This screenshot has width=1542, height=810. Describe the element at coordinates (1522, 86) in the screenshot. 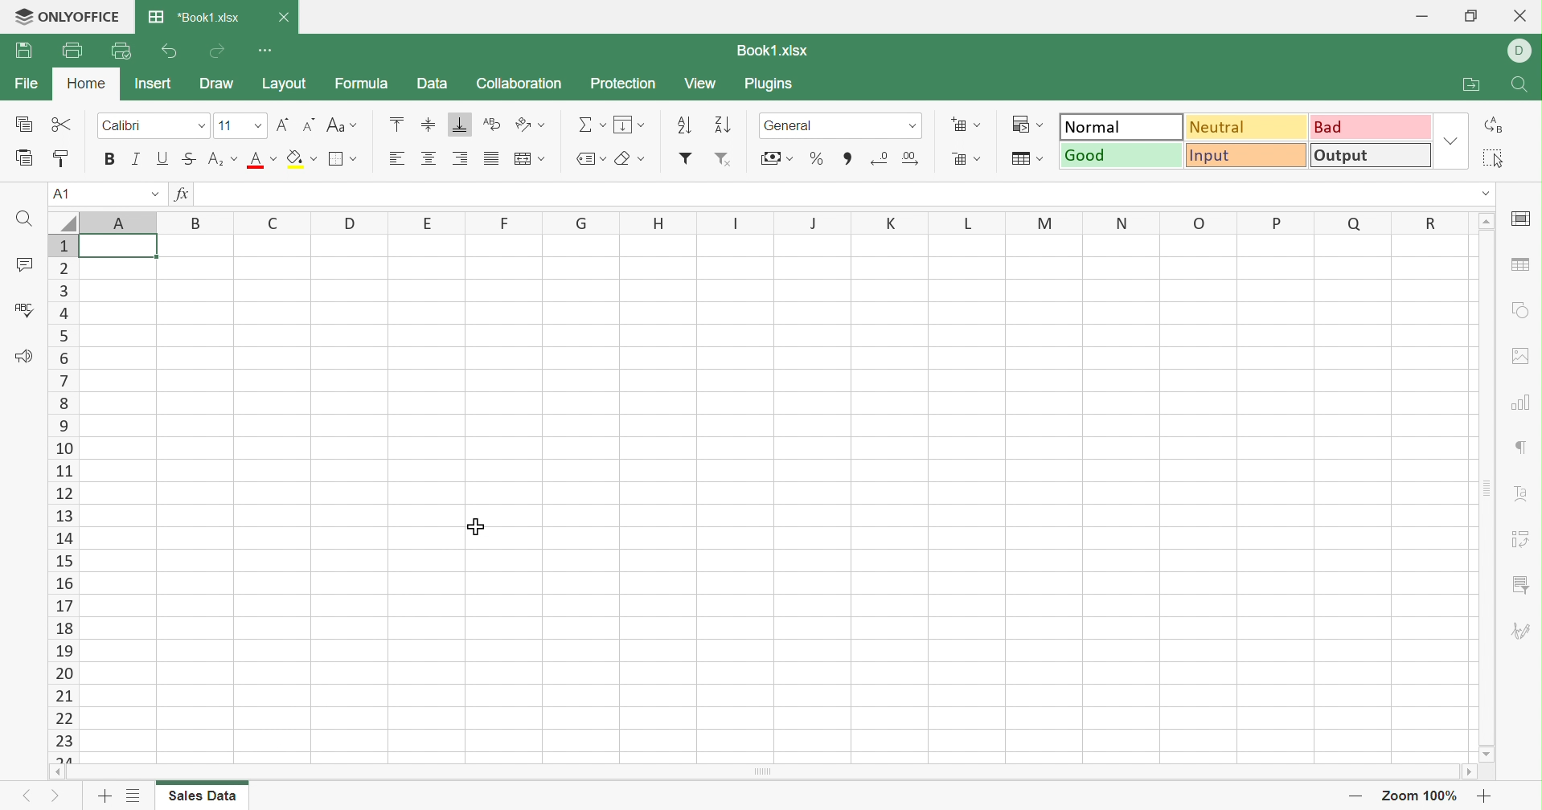

I see `Search` at that location.